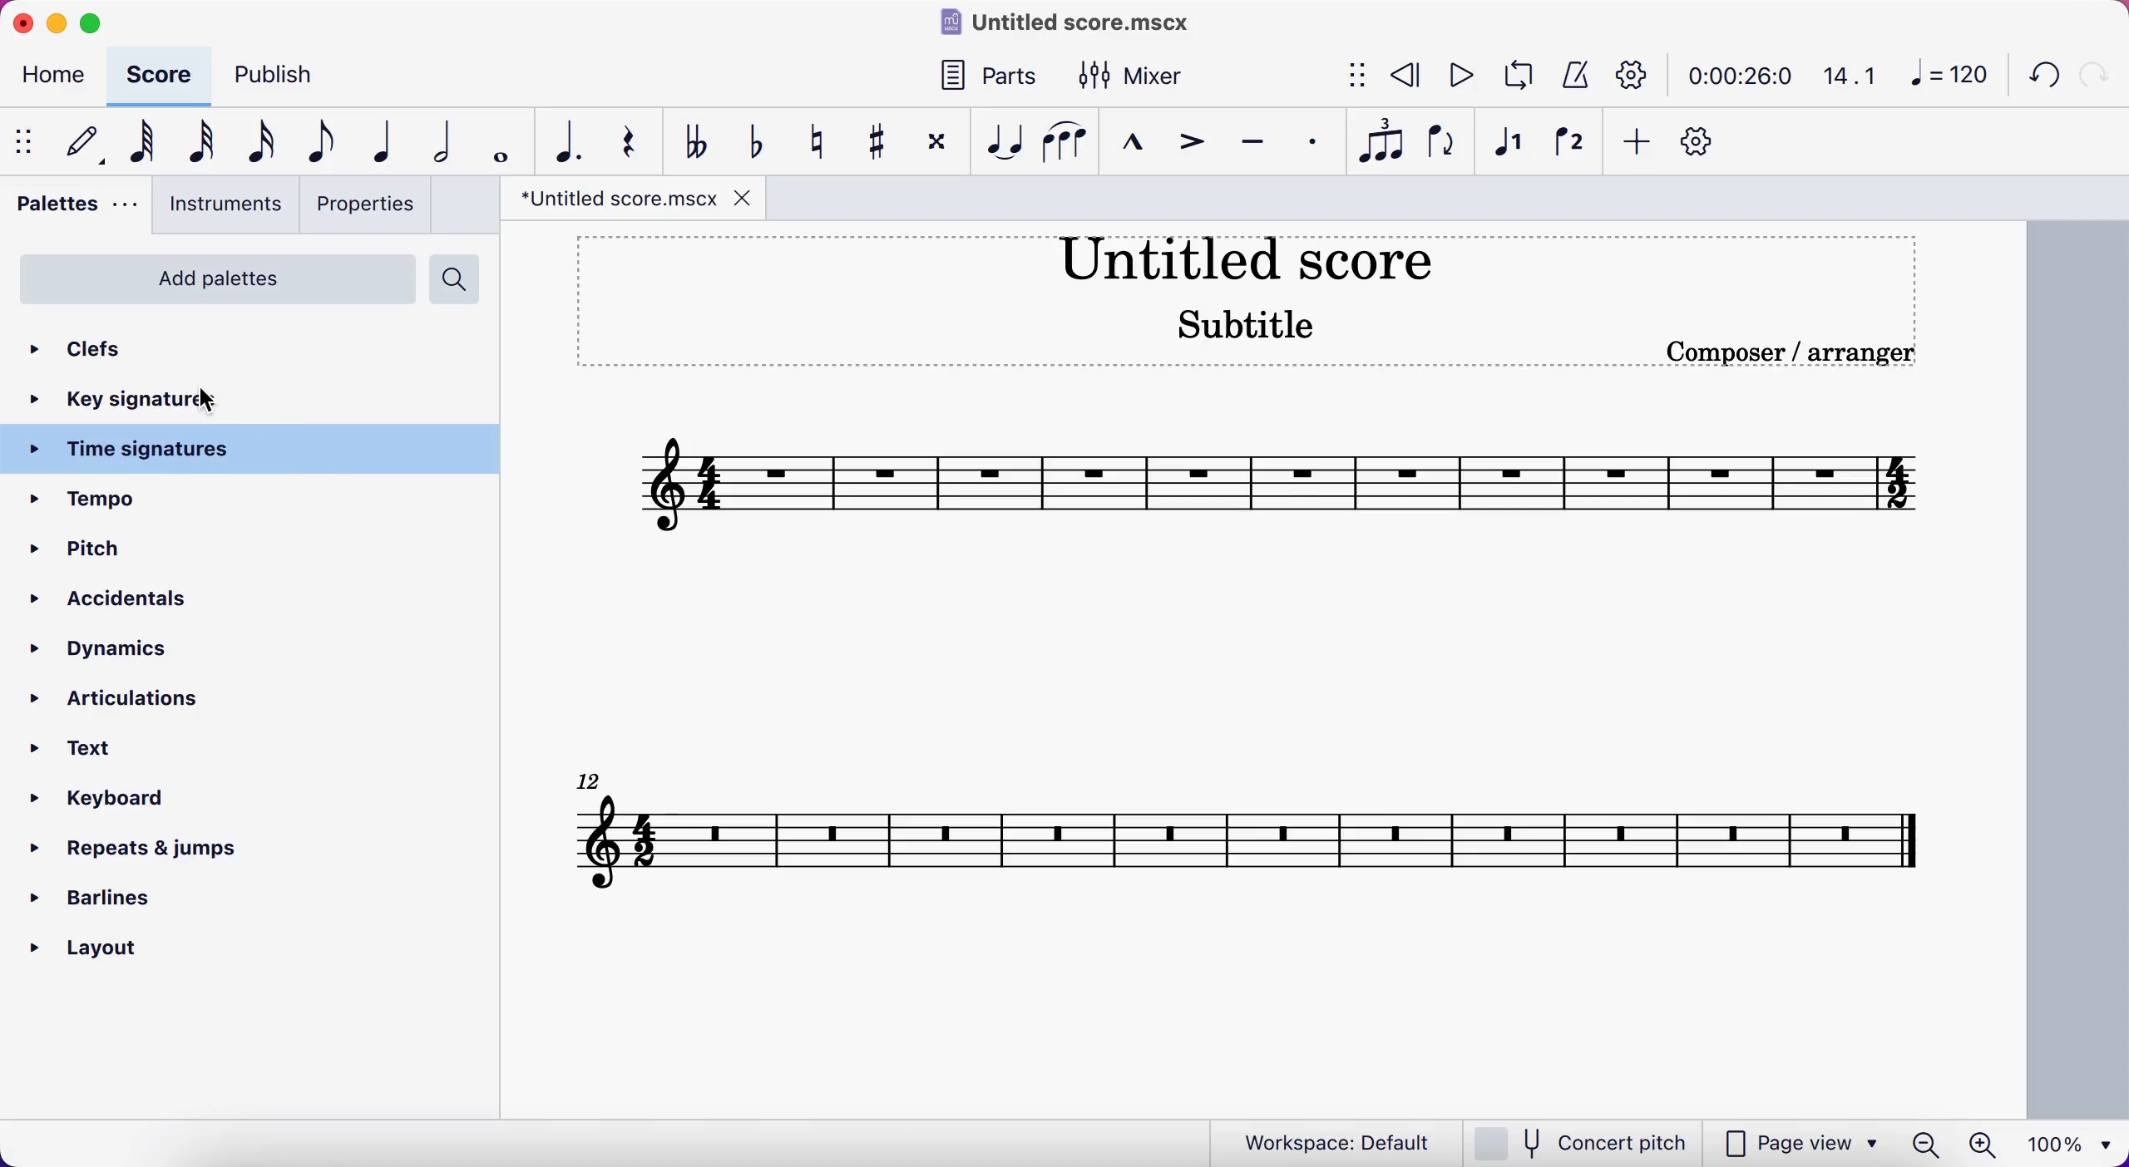  What do you see at coordinates (80, 949) in the screenshot?
I see `layour` at bounding box center [80, 949].